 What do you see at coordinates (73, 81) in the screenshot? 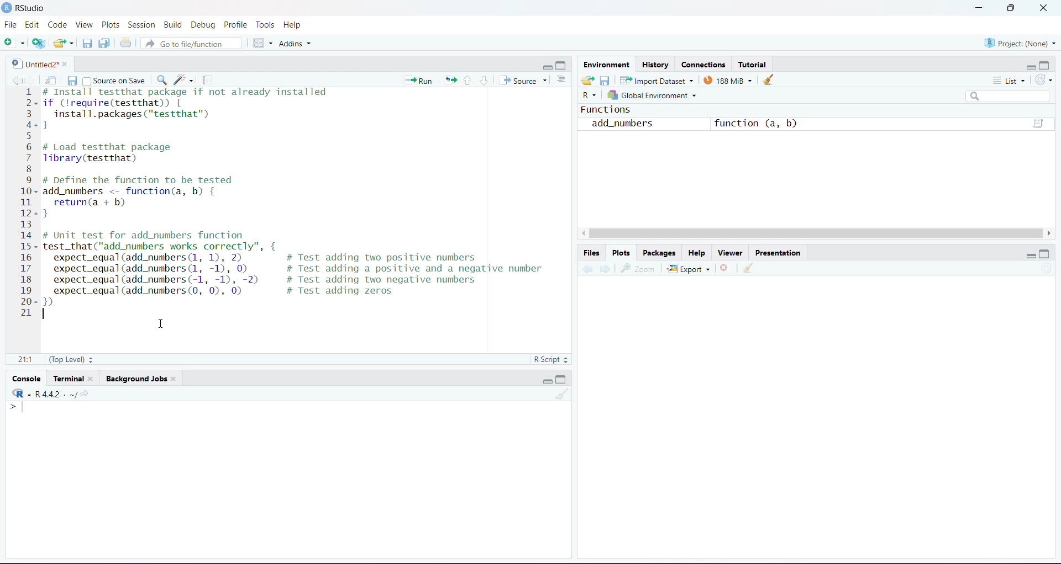
I see `save current document` at bounding box center [73, 81].